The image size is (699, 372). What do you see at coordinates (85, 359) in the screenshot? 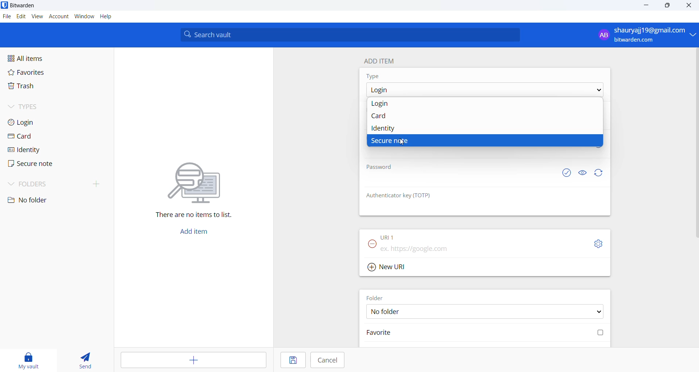
I see `send` at bounding box center [85, 359].